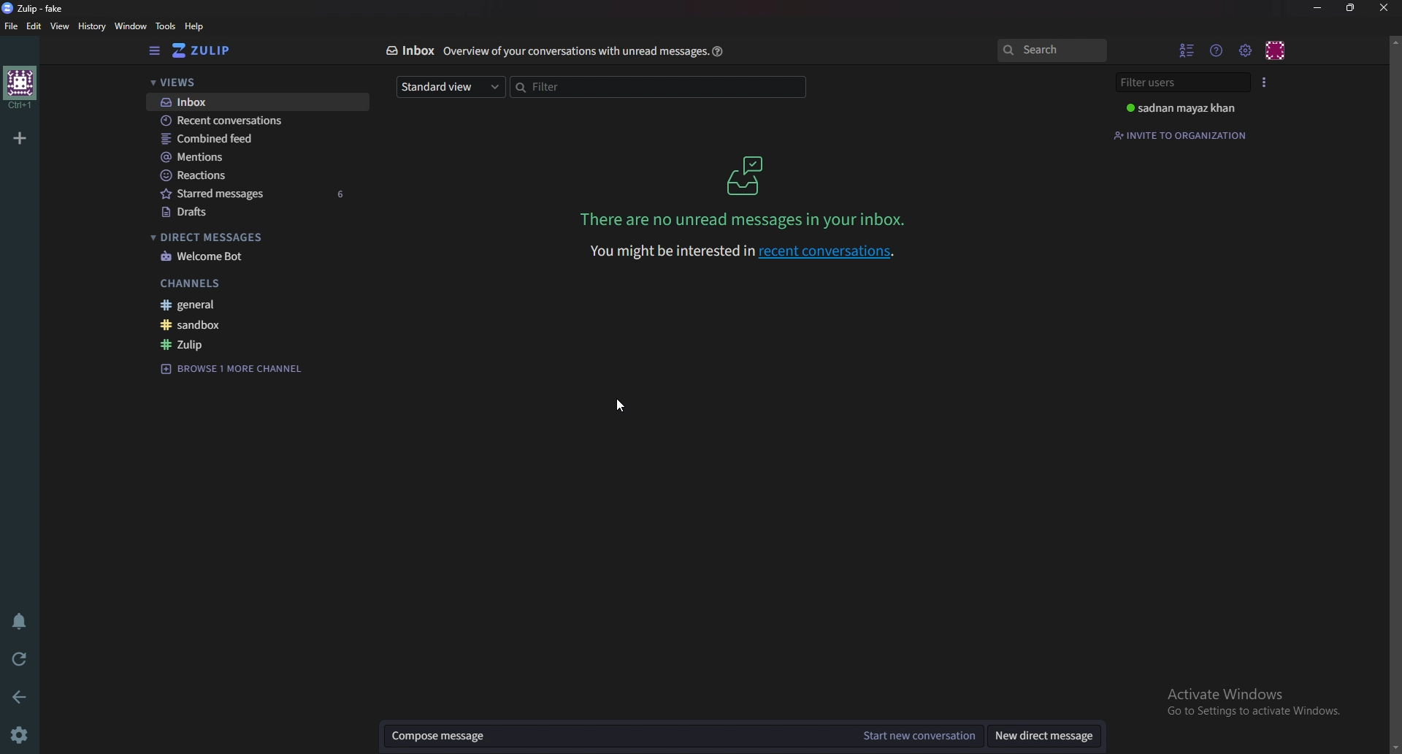 The image size is (1402, 754). Describe the element at coordinates (572, 50) in the screenshot. I see `Overview of your conversations with unread message:` at that location.